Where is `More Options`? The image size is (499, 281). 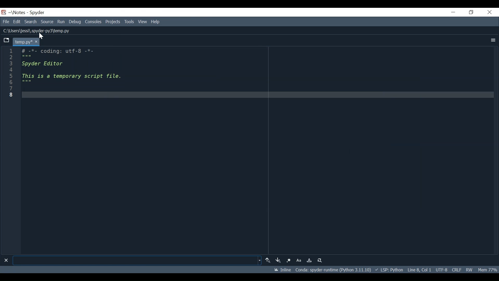
More Options is located at coordinates (493, 39).